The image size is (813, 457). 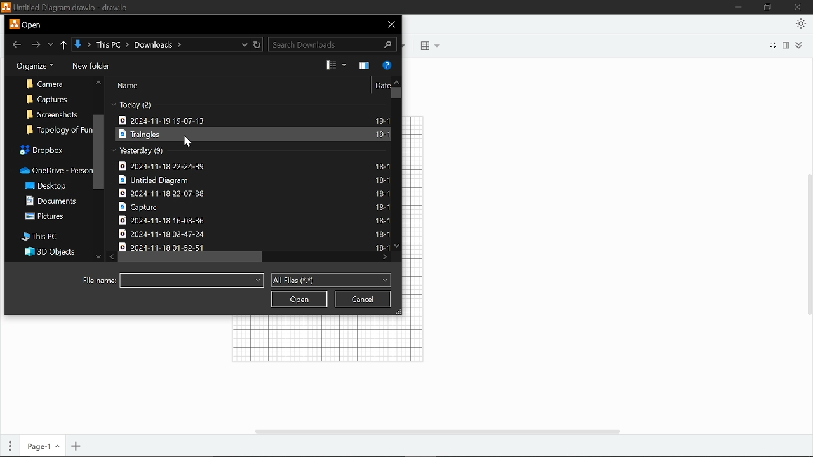 I want to click on Previous location, so click(x=50, y=44).